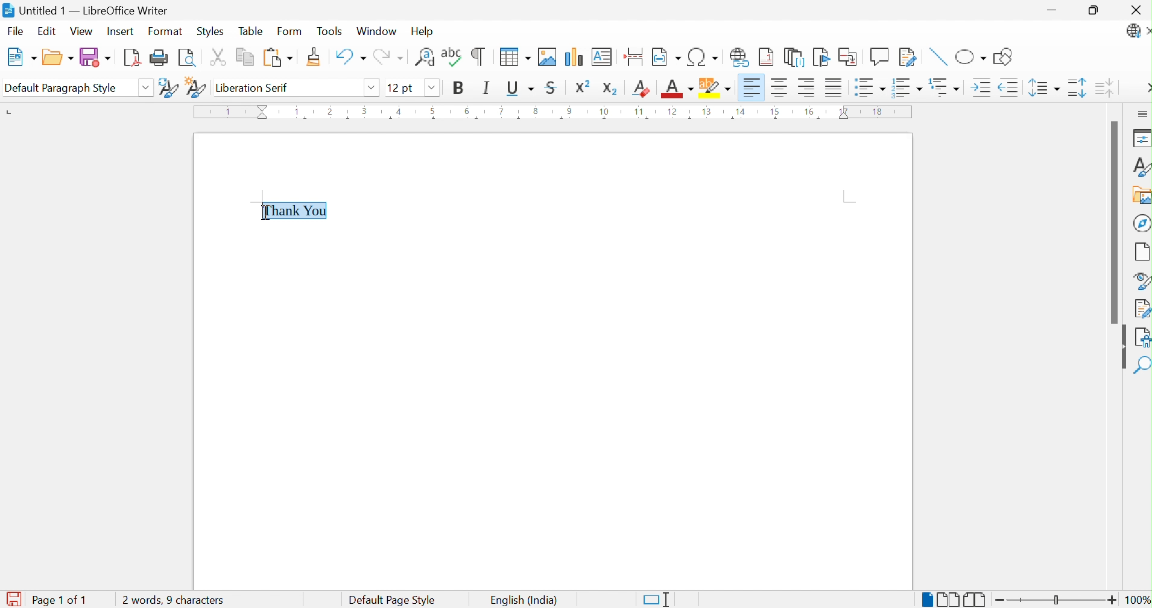  What do you see at coordinates (217, 57) in the screenshot?
I see `Cut` at bounding box center [217, 57].